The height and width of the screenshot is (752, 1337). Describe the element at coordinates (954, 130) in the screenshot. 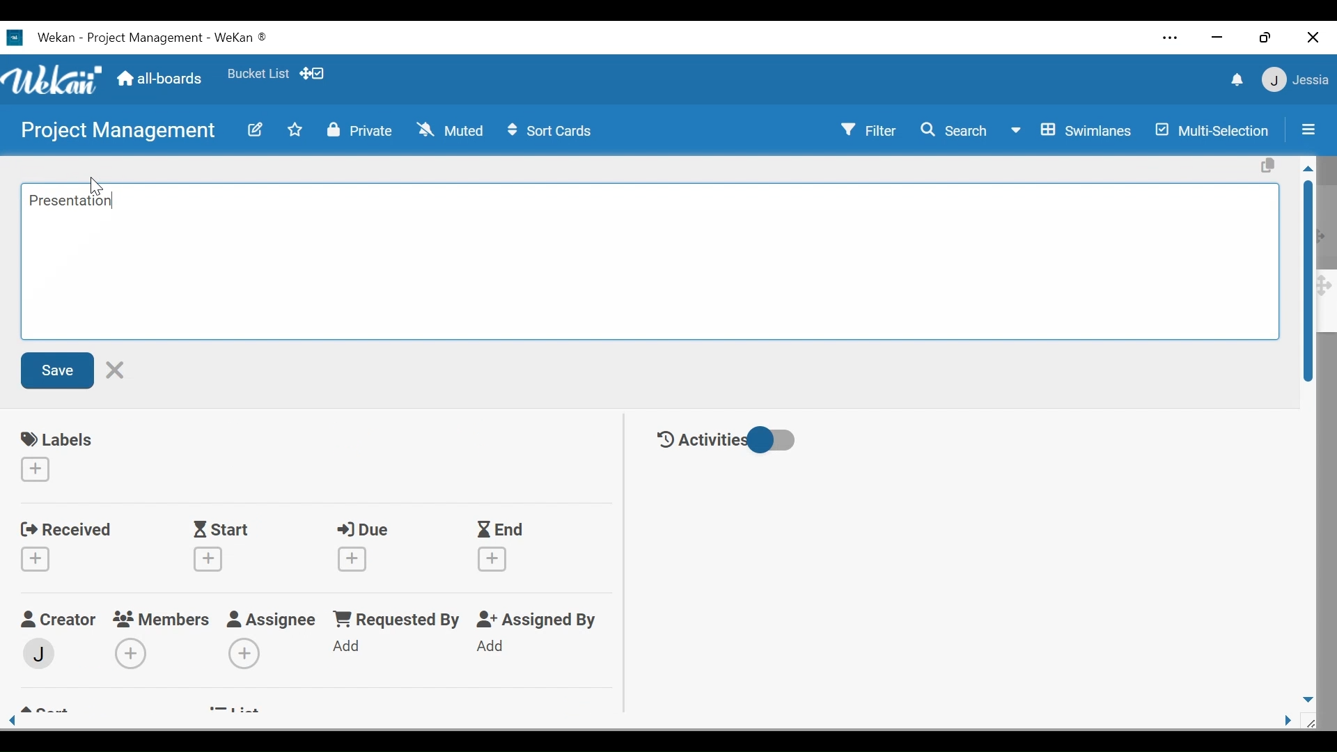

I see `Search` at that location.